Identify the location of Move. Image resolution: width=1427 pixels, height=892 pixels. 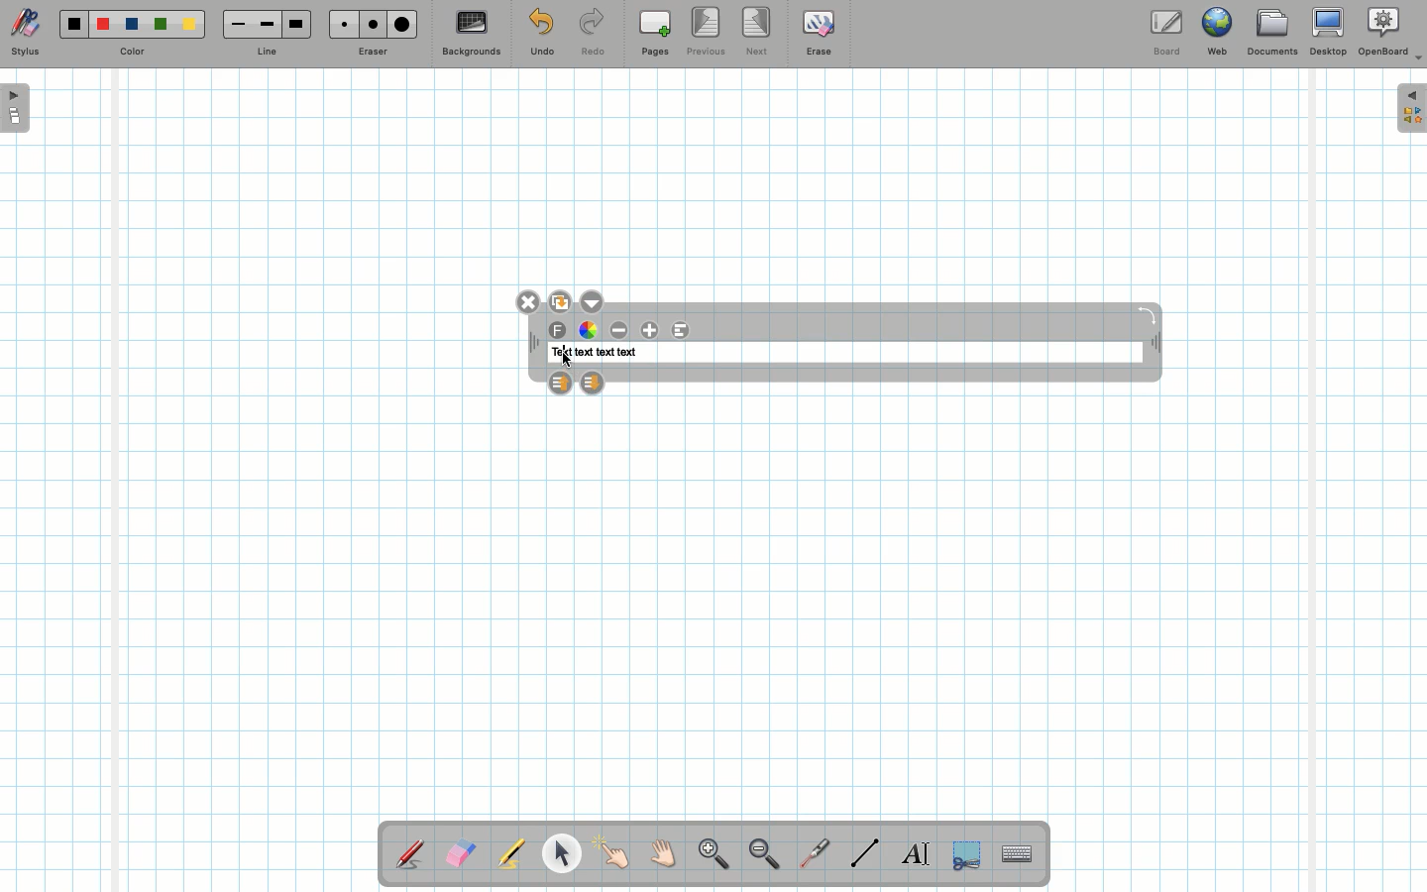
(1153, 345).